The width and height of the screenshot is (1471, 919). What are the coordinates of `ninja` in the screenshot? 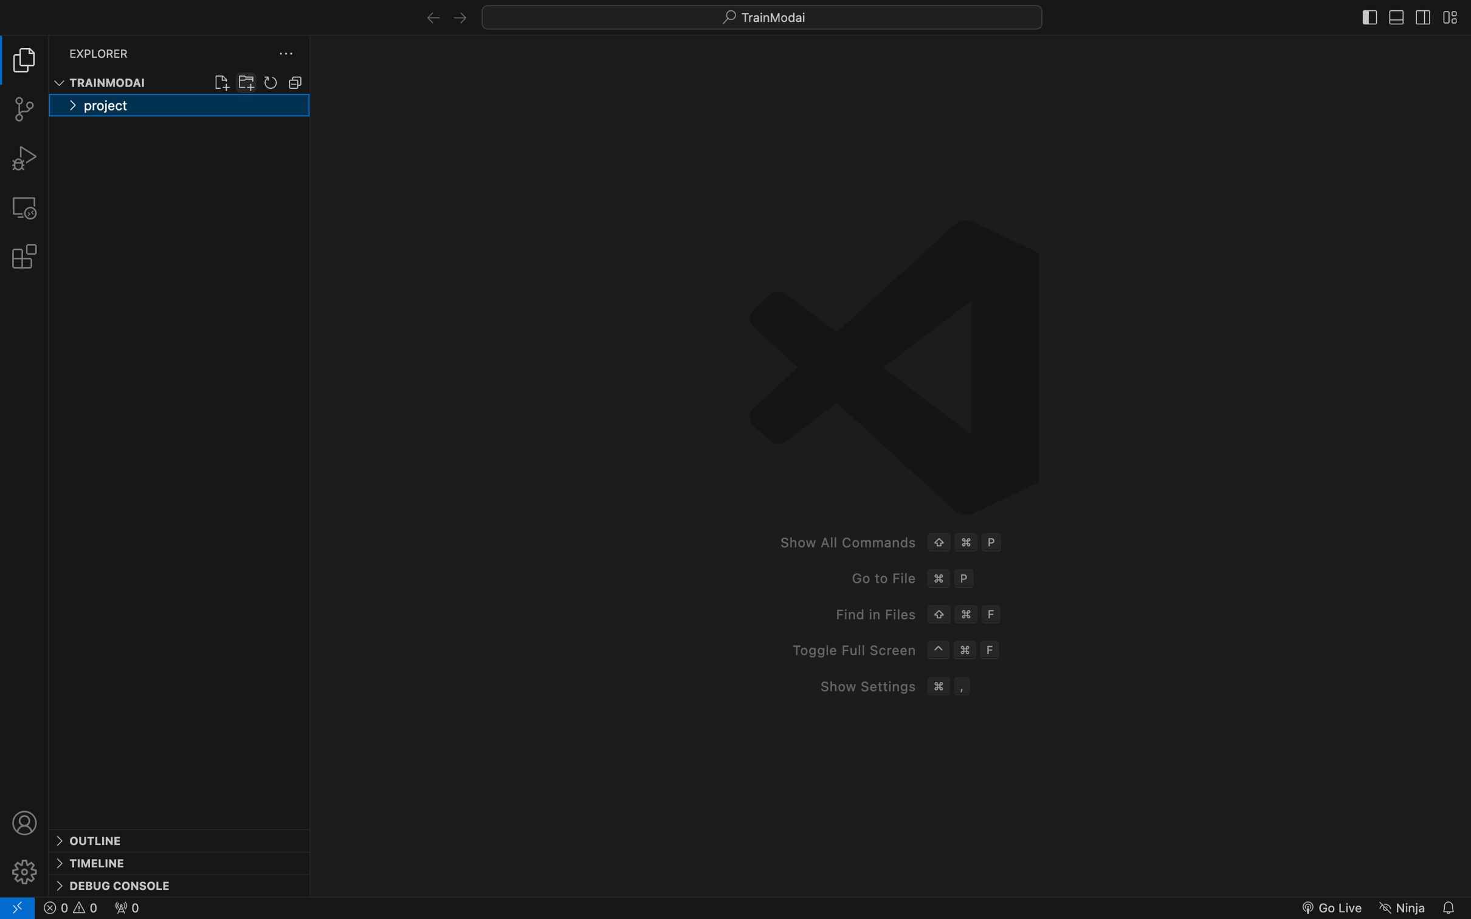 It's located at (1402, 904).